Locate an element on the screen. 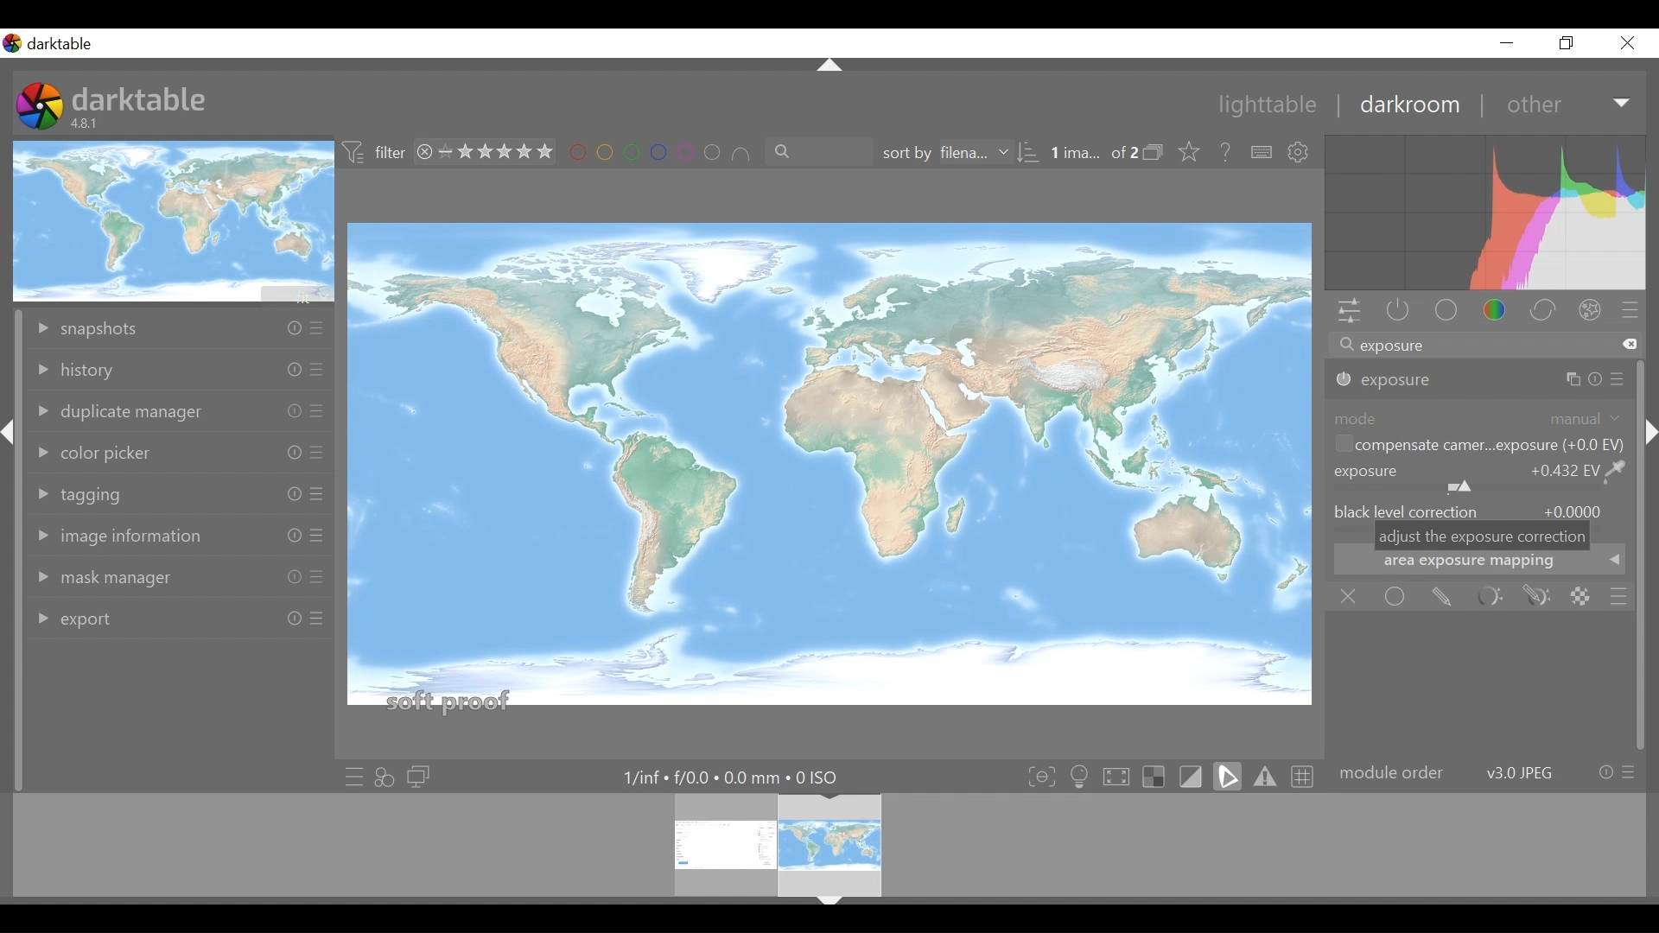 This screenshot has width=1659, height=933. main editing area is located at coordinates (830, 472).